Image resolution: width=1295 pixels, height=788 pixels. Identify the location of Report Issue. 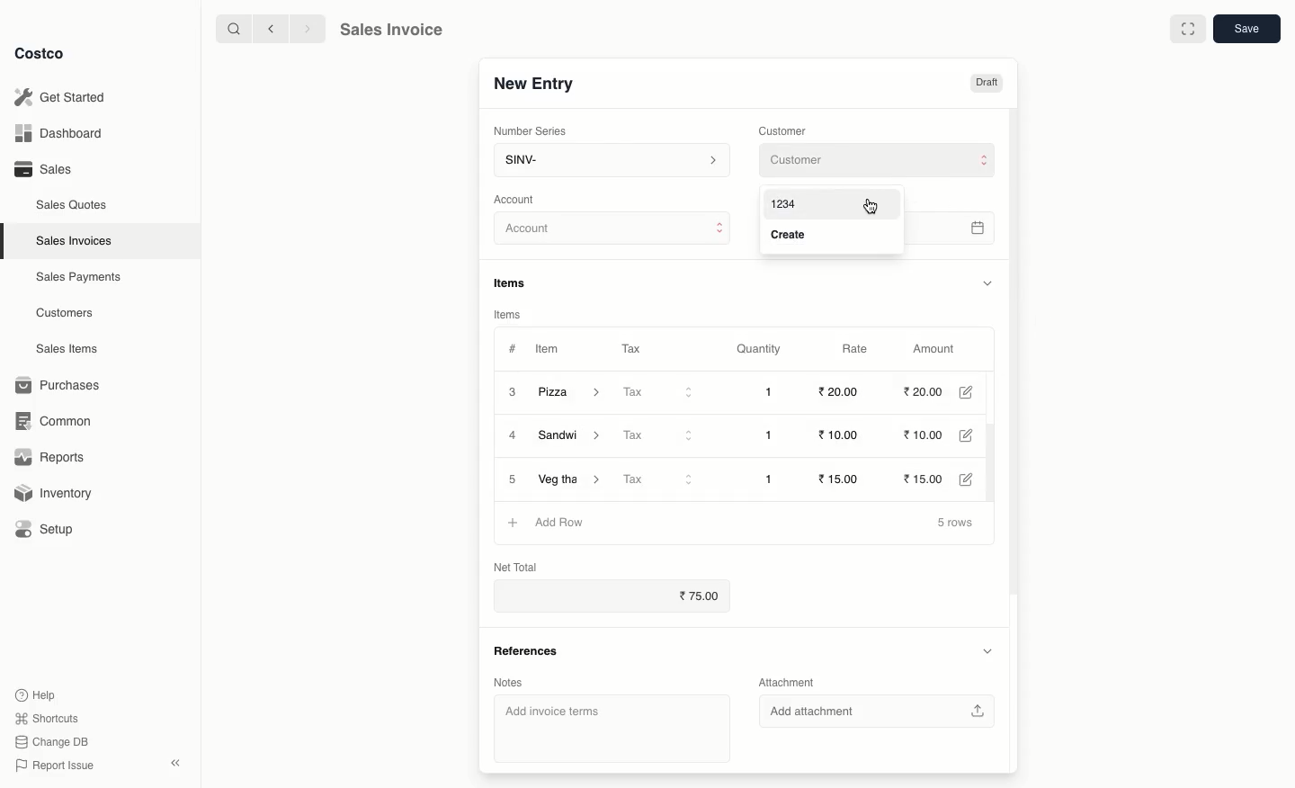
(51, 766).